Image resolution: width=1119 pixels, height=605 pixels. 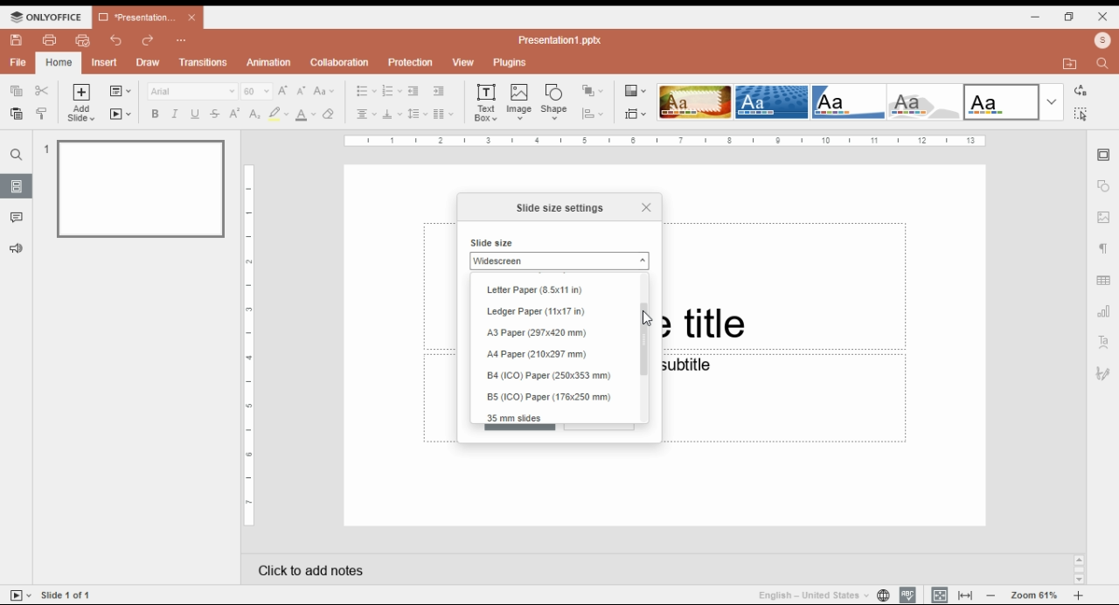 What do you see at coordinates (366, 91) in the screenshot?
I see `bullets` at bounding box center [366, 91].